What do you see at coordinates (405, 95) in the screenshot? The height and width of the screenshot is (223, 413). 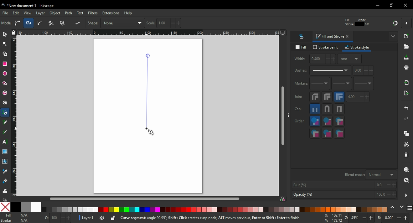 I see `open export` at bounding box center [405, 95].